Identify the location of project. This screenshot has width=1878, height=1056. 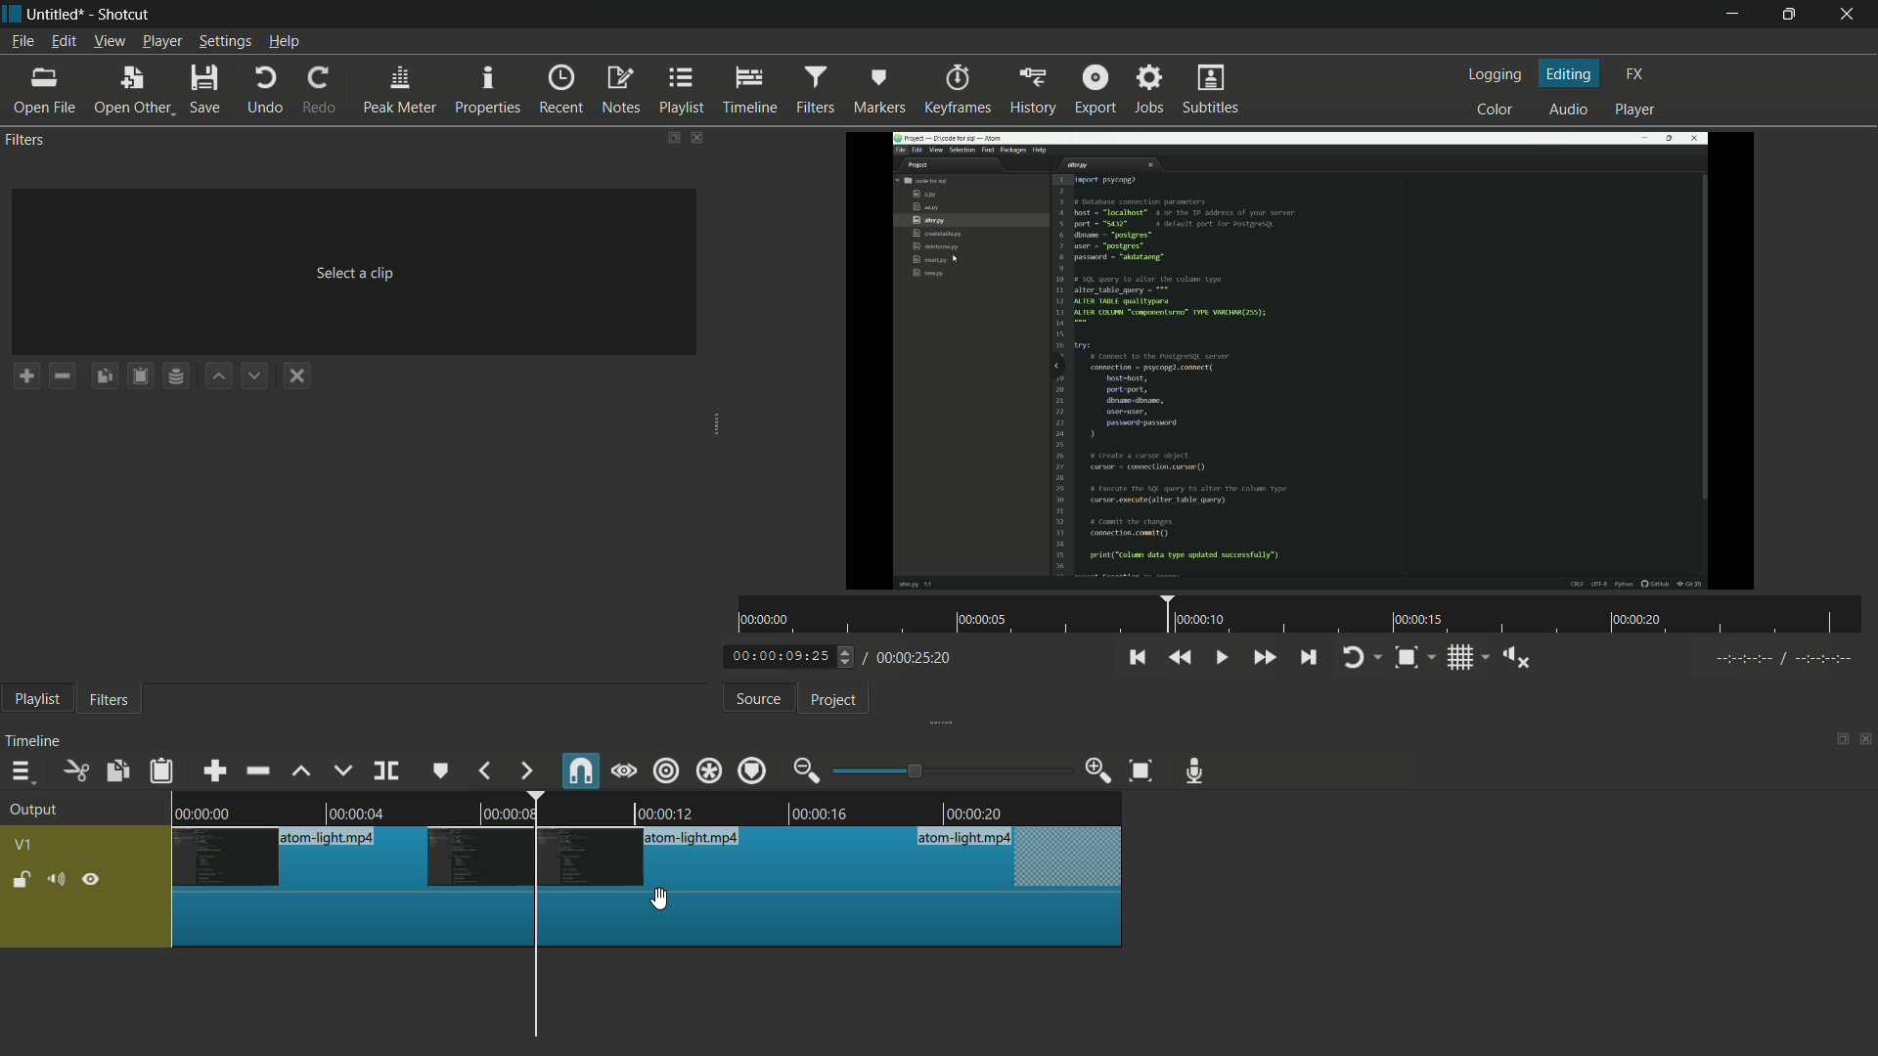
(835, 701).